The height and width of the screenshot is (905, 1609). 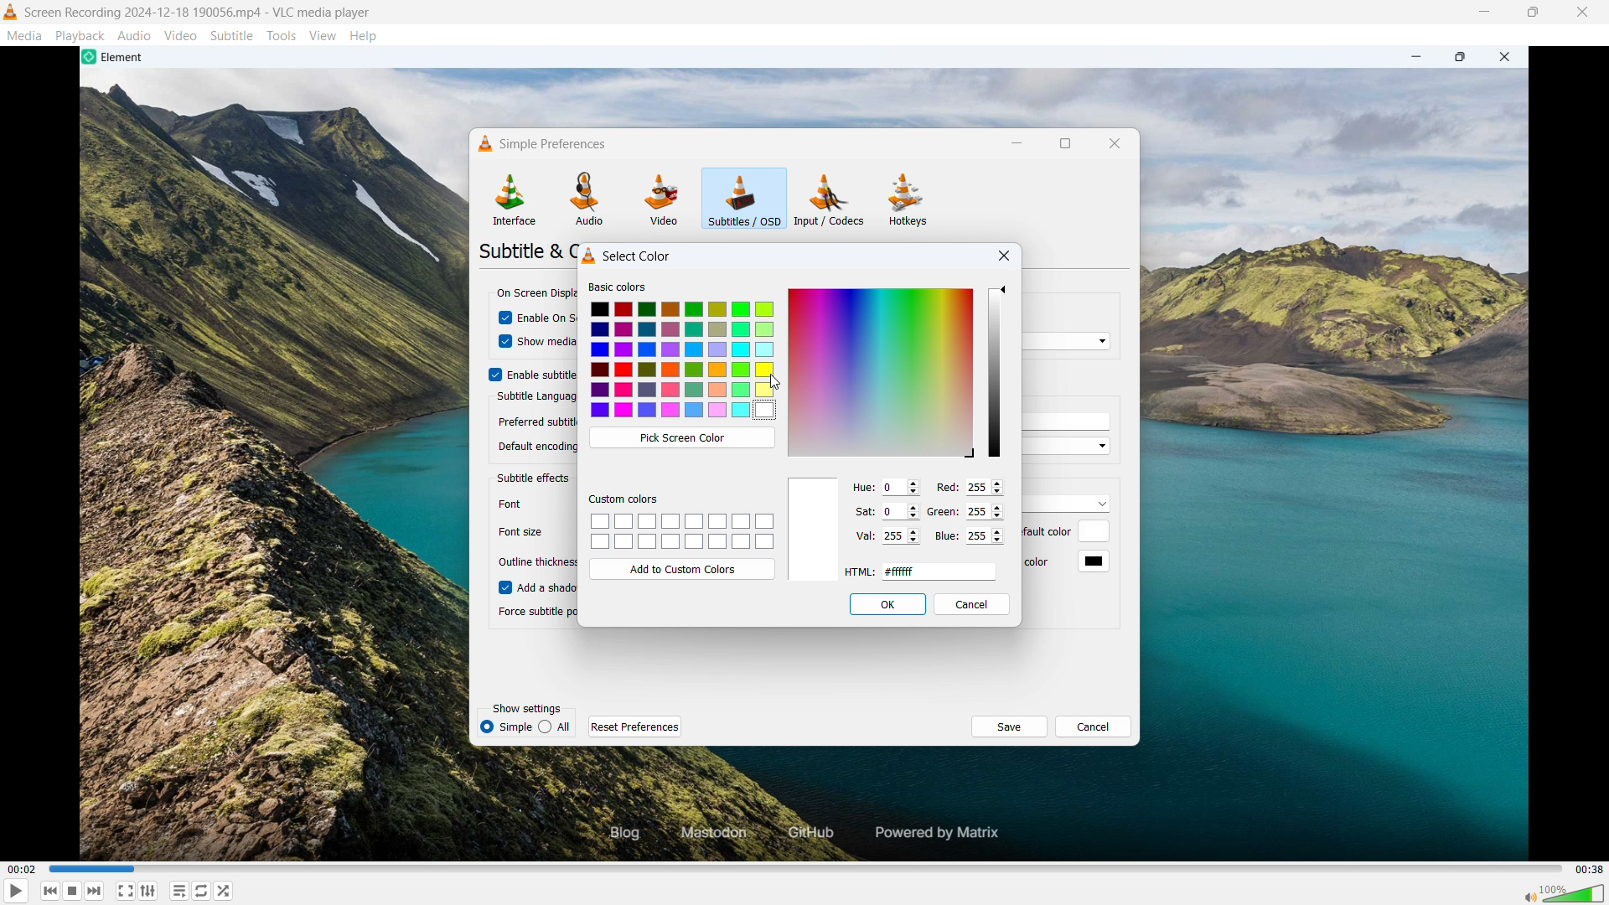 I want to click on Pick screen colour , so click(x=680, y=437).